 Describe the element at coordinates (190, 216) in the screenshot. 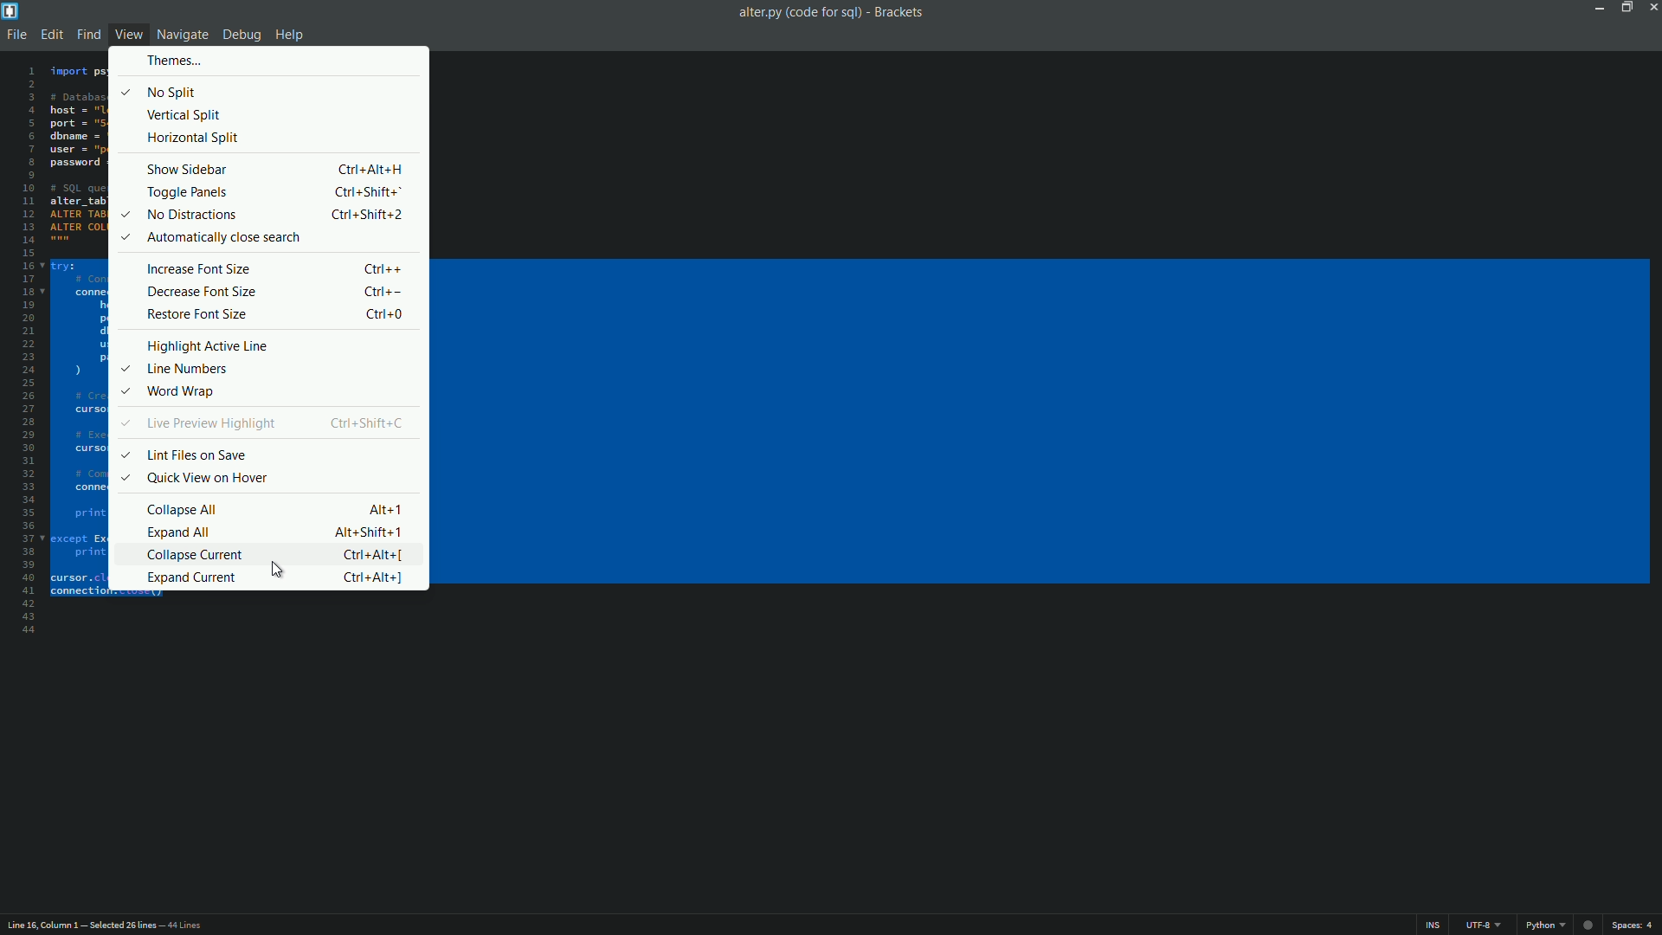

I see `no distractions` at that location.